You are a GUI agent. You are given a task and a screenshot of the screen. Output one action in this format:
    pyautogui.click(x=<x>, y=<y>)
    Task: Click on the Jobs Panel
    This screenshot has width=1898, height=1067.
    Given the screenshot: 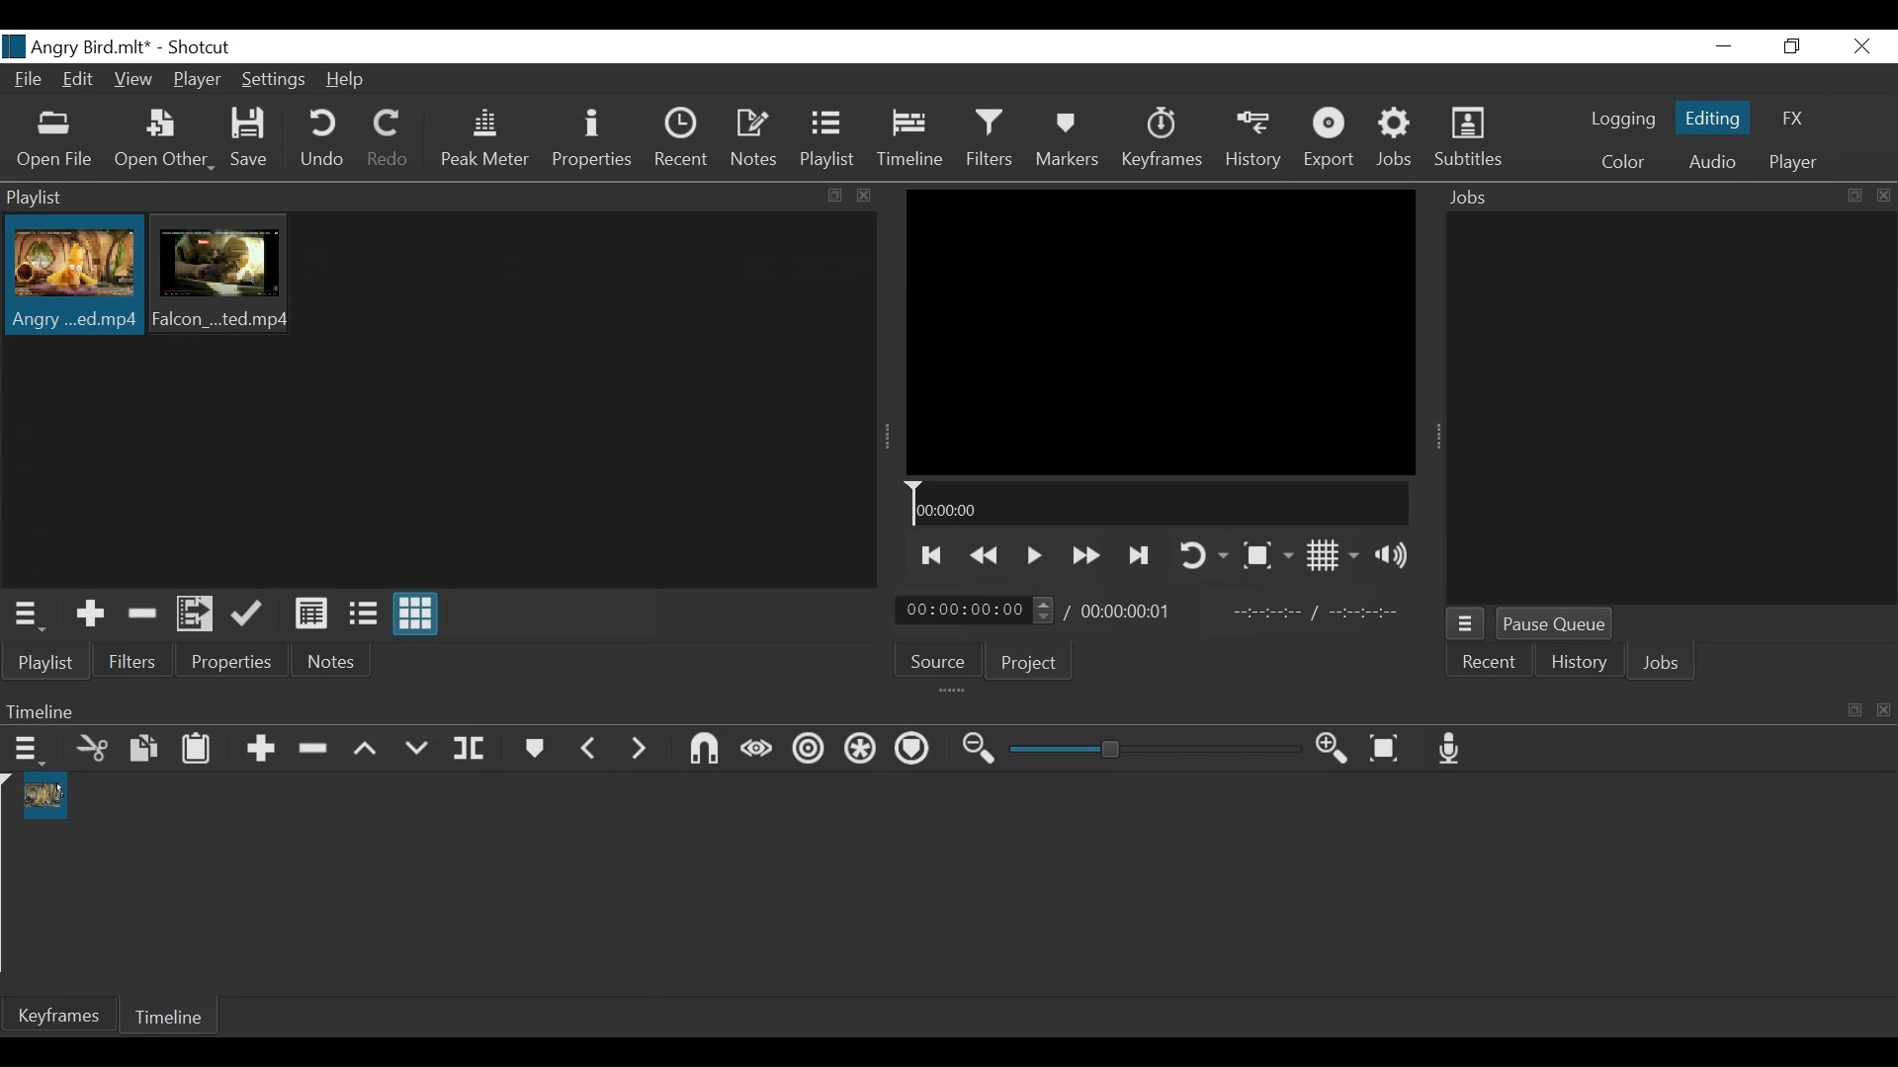 What is the action you would take?
    pyautogui.click(x=1662, y=199)
    